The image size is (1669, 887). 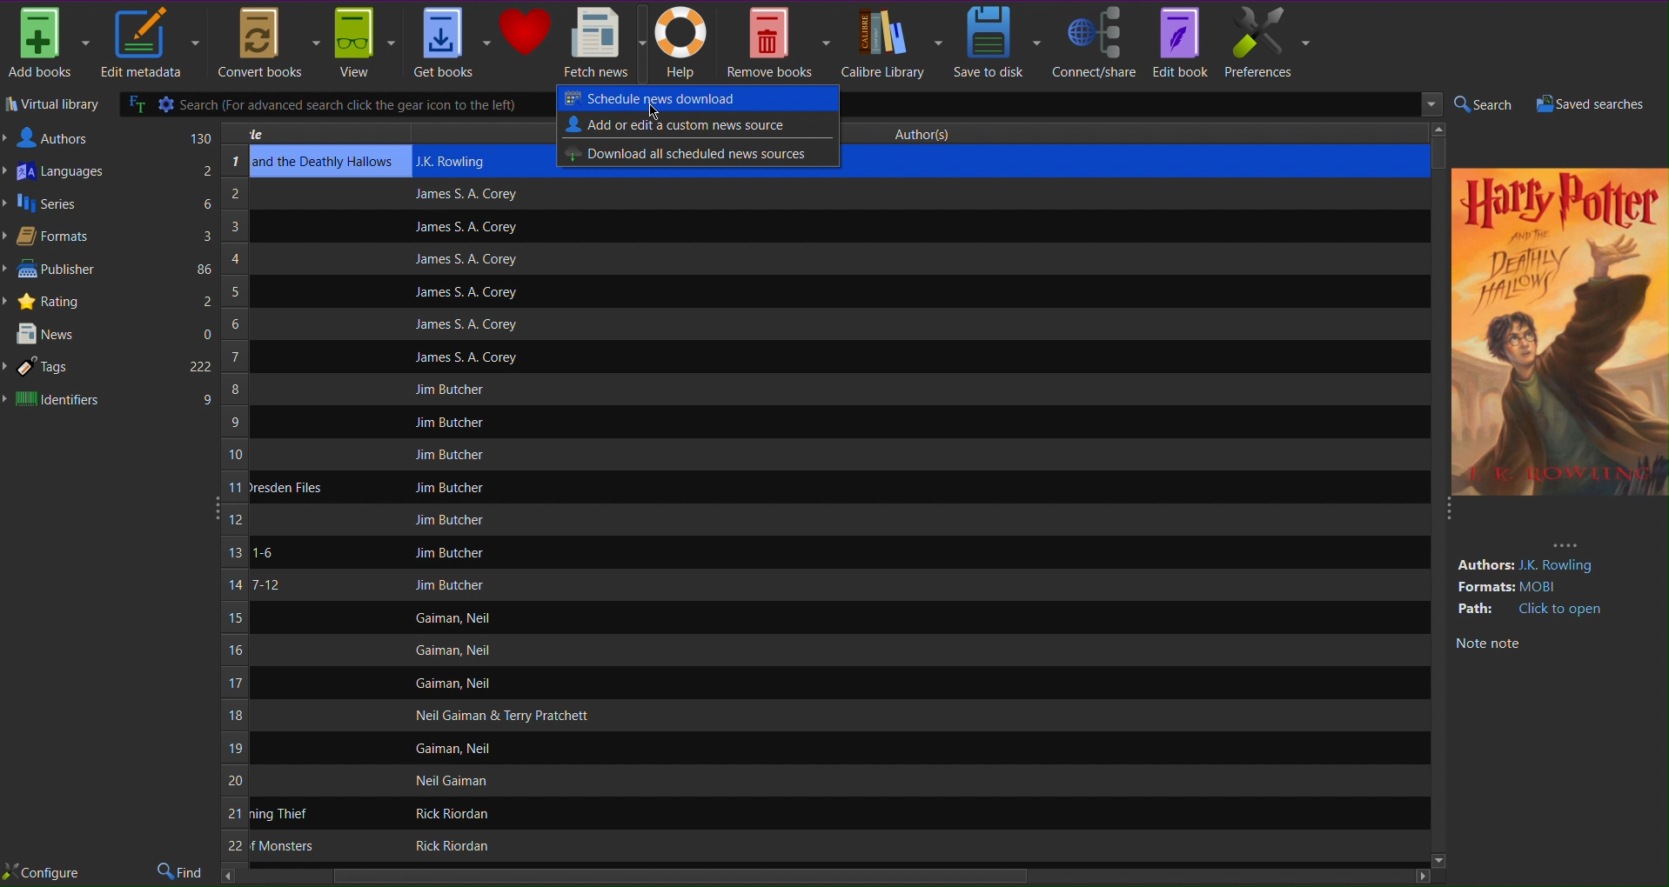 I want to click on James S. A. Corey, so click(x=464, y=228).